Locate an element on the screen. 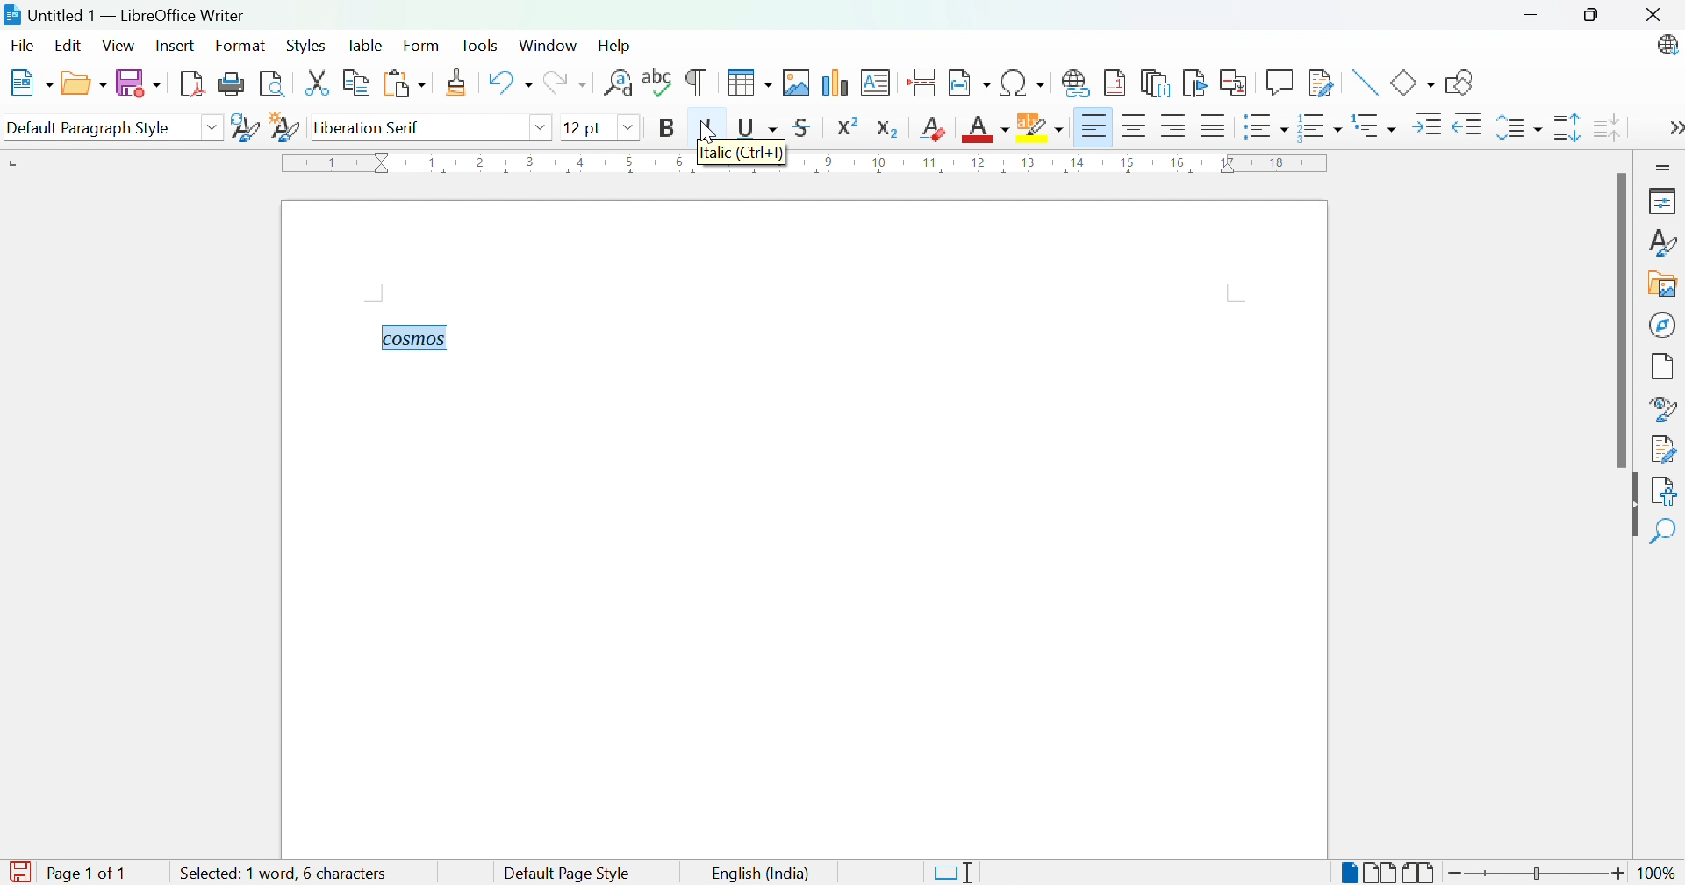 This screenshot has height=885, width=1685. Tools is located at coordinates (483, 46).